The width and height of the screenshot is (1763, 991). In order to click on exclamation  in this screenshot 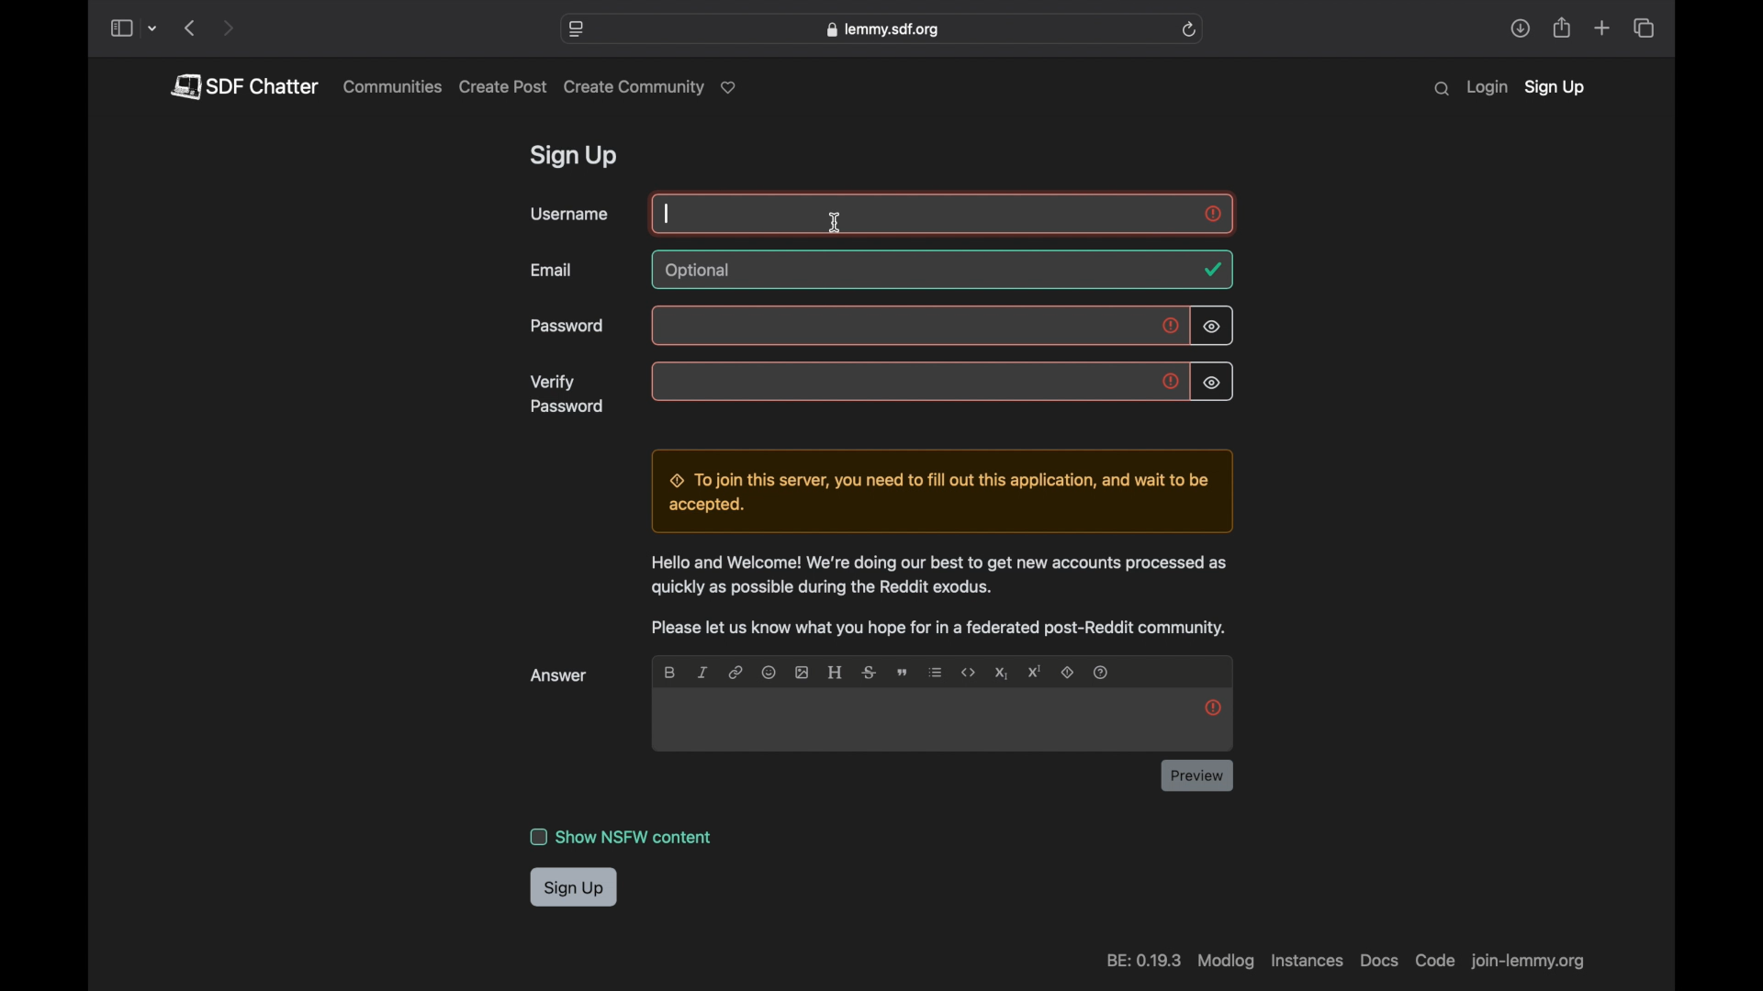, I will do `click(1213, 707)`.